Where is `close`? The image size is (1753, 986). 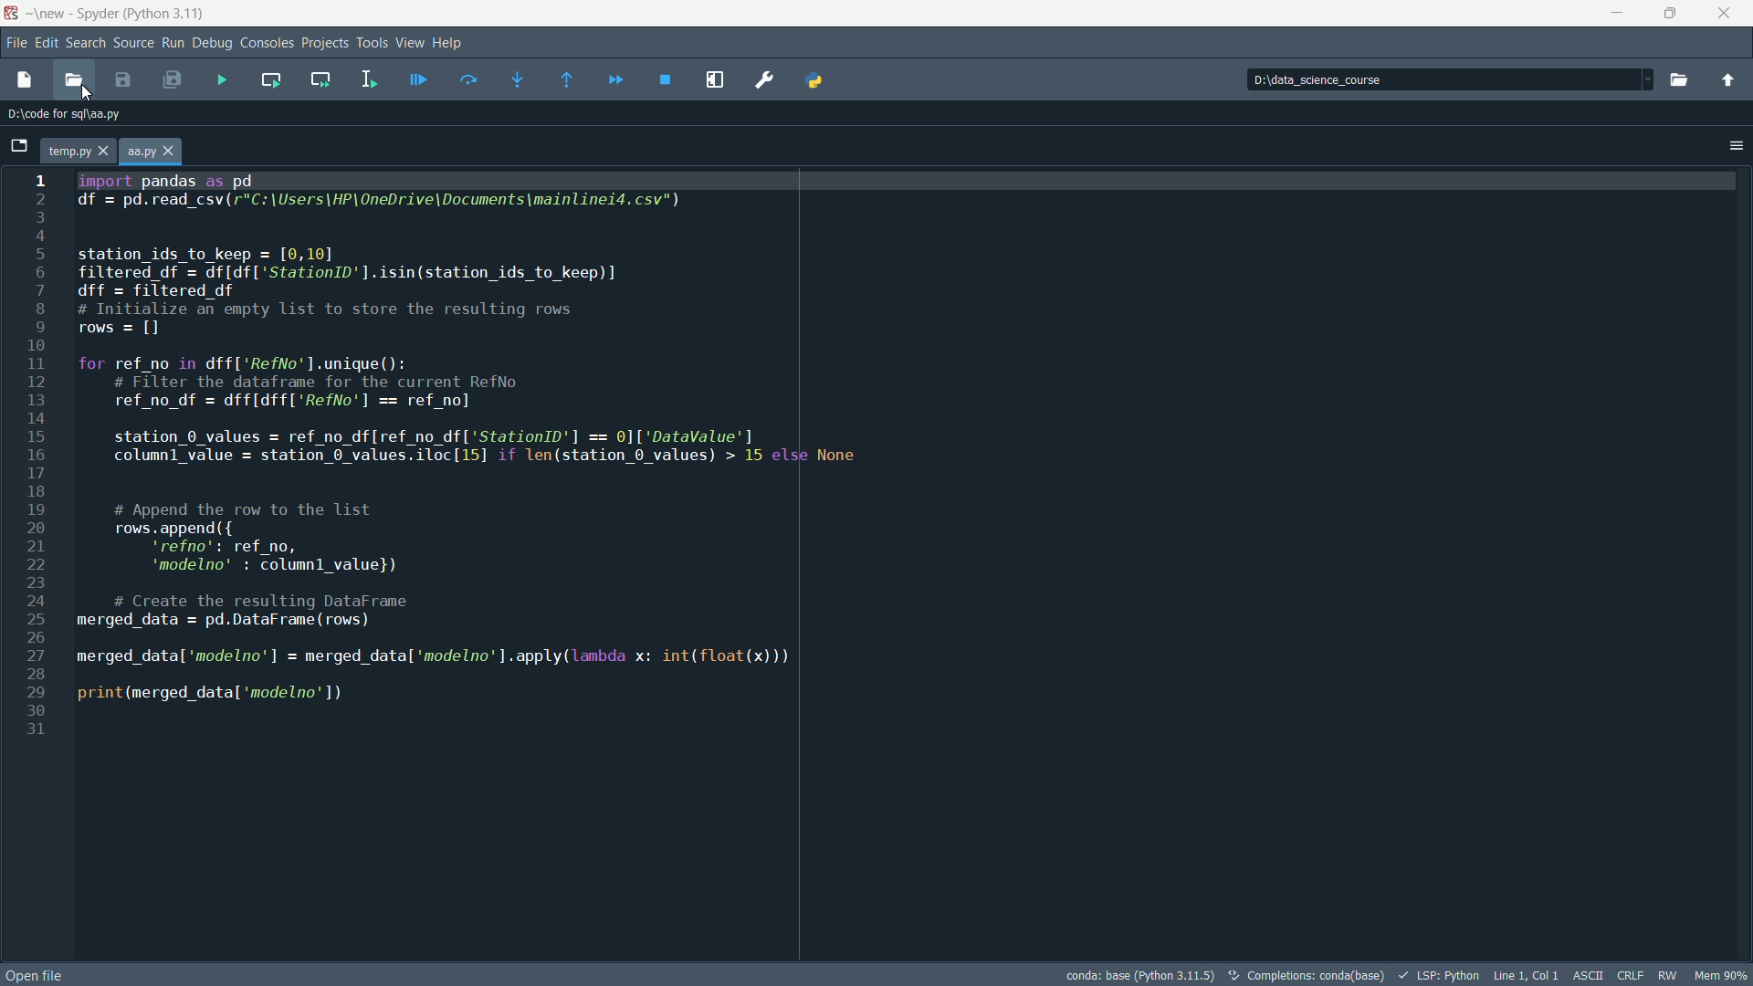 close is located at coordinates (104, 152).